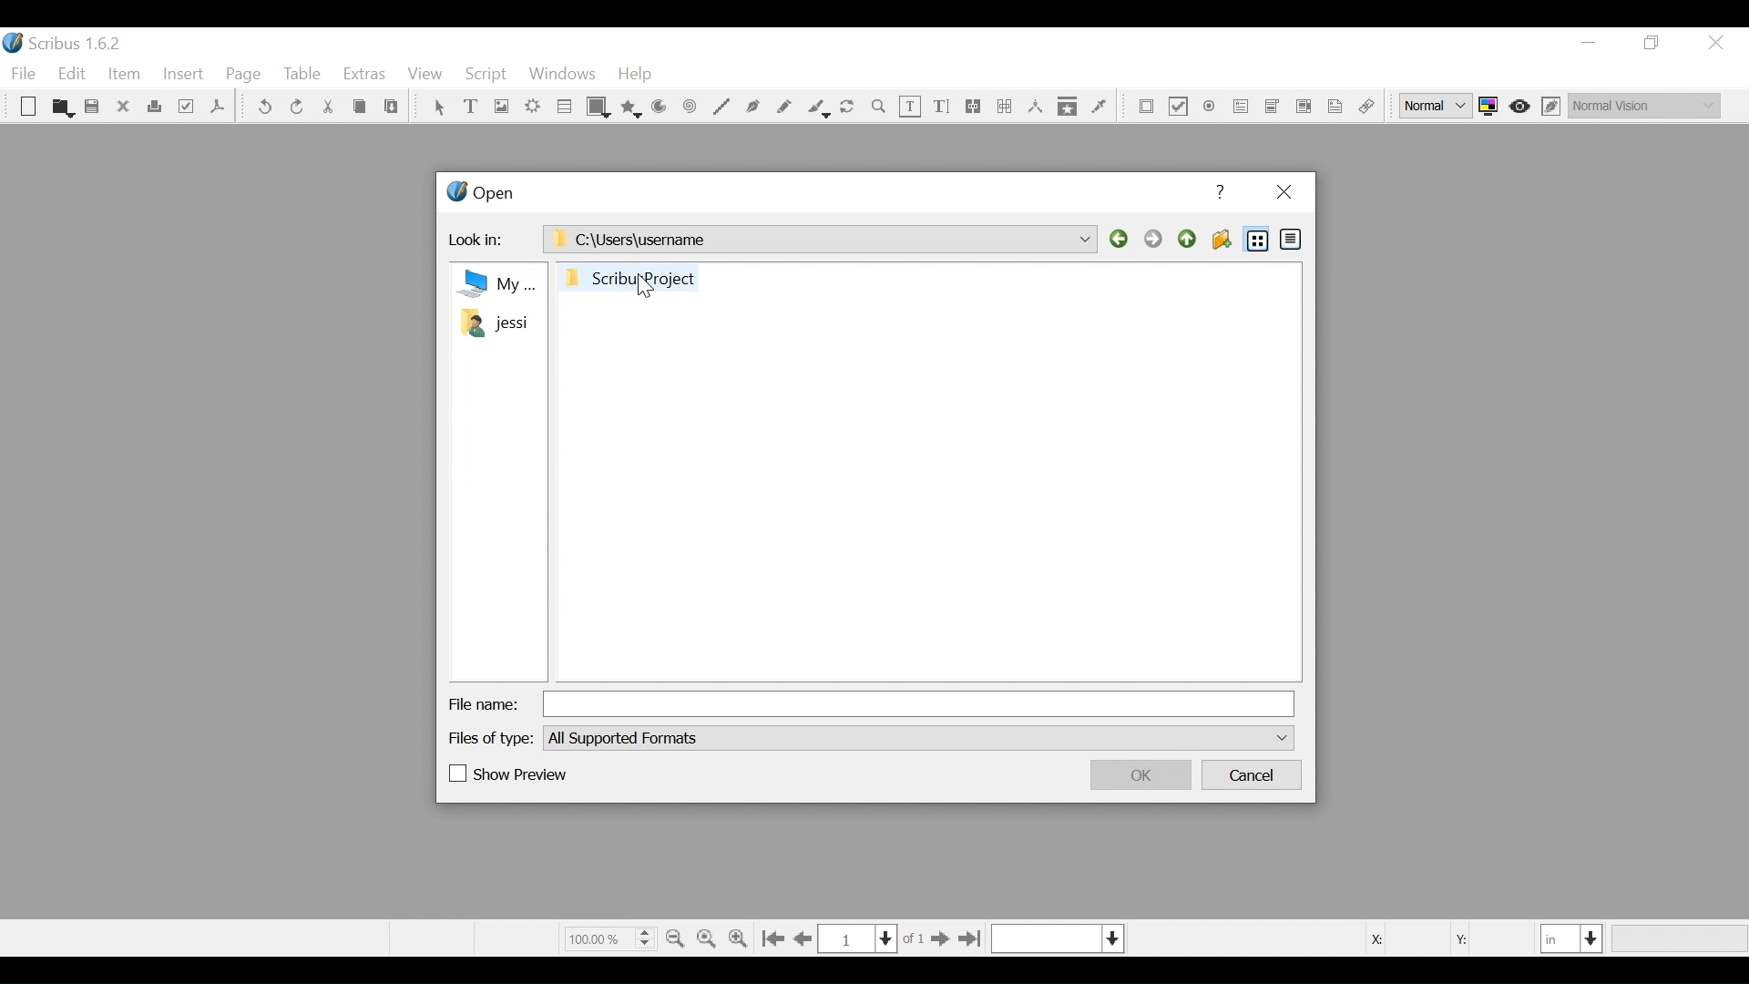 The width and height of the screenshot is (1749, 984). I want to click on Open, so click(479, 195).